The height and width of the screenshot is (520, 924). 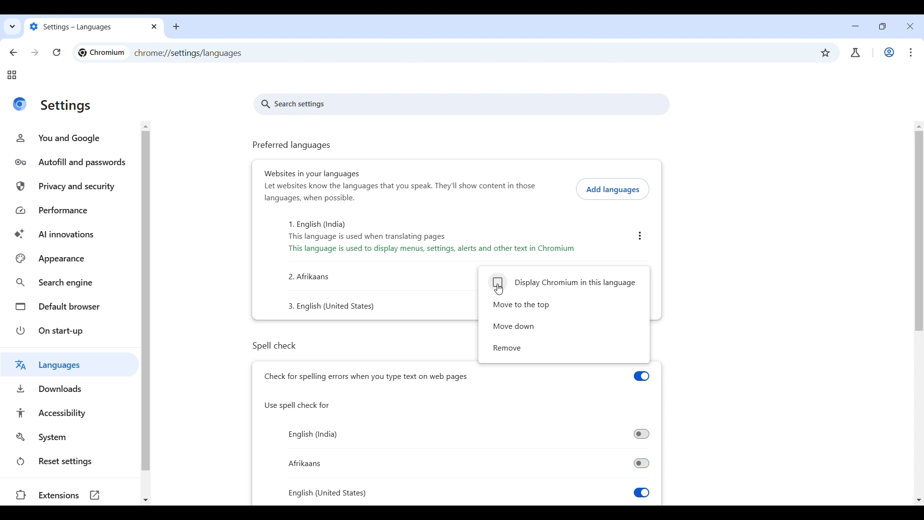 What do you see at coordinates (72, 211) in the screenshot?
I see `Performance` at bounding box center [72, 211].